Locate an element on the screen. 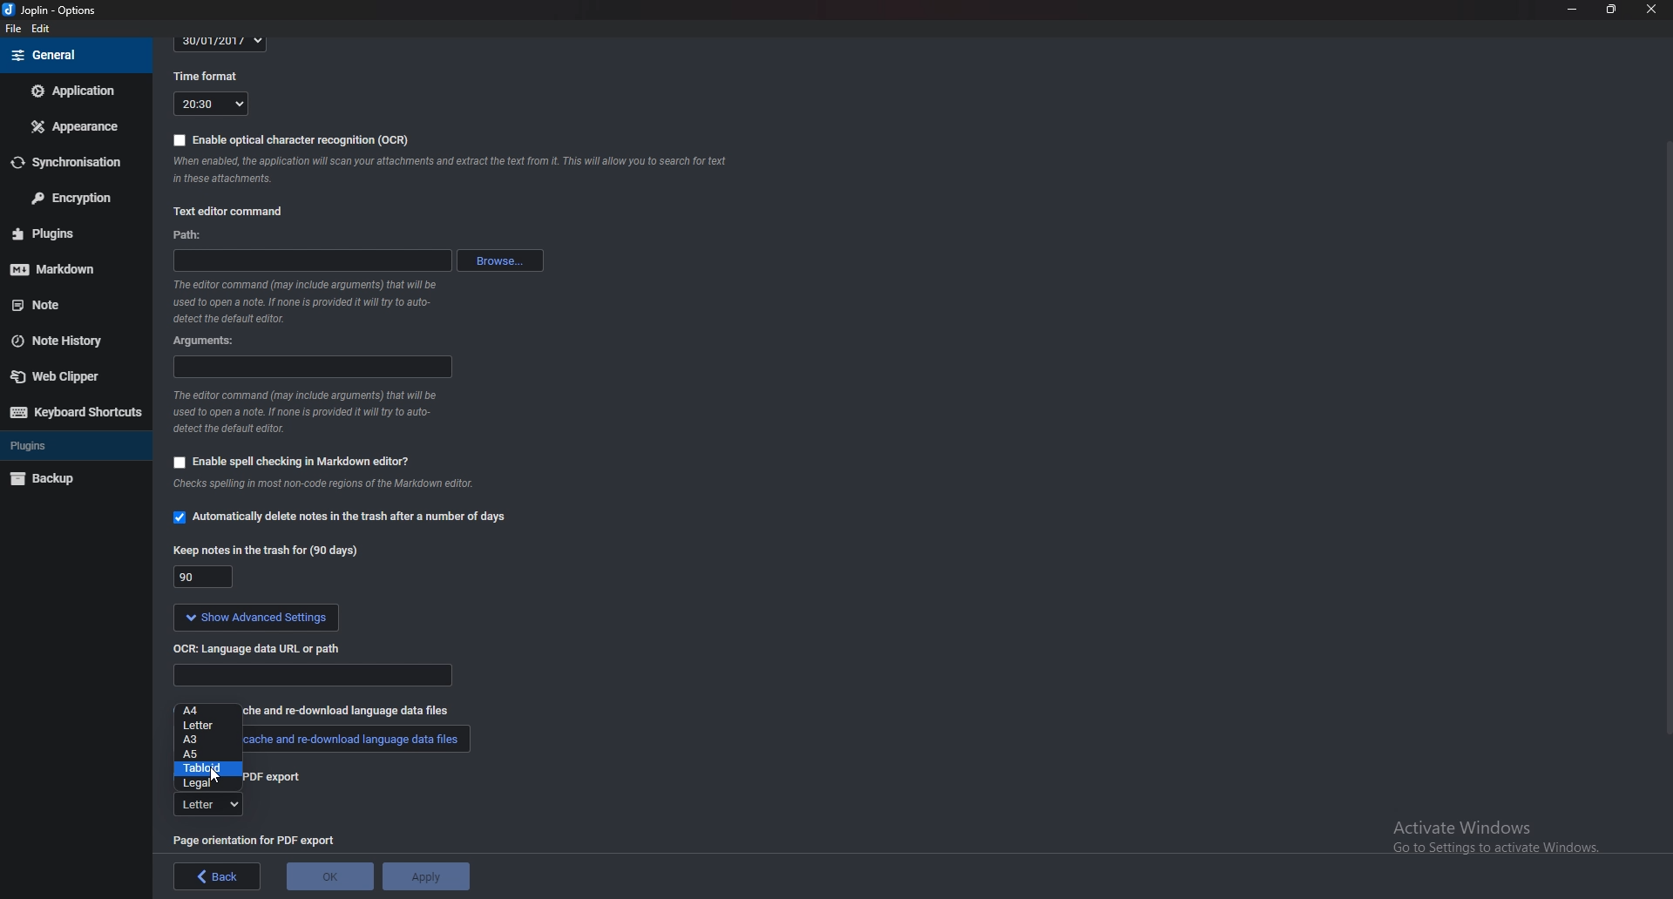  ok is located at coordinates (332, 876).